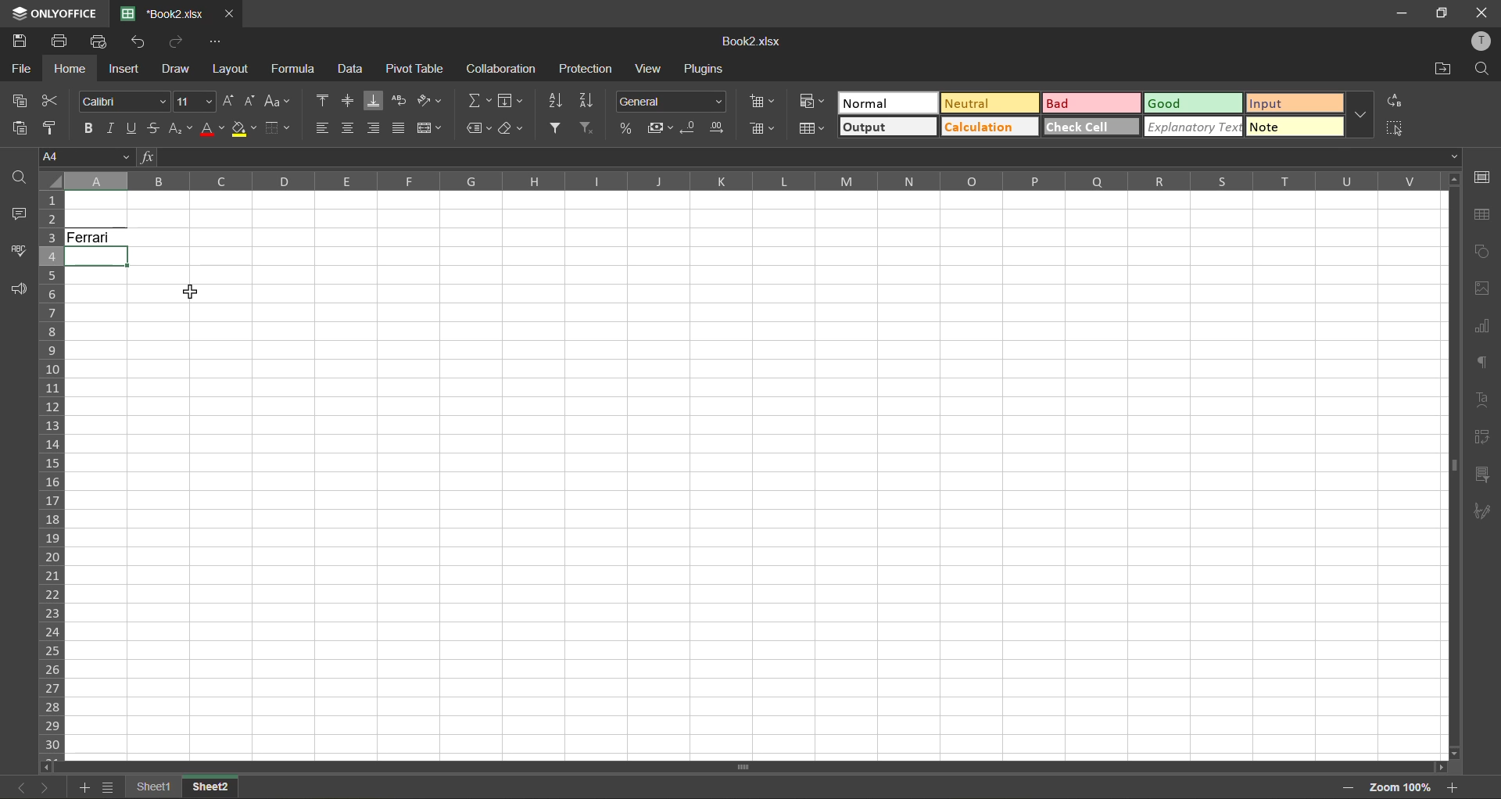 This screenshot has height=799, width=1501. What do you see at coordinates (1481, 214) in the screenshot?
I see `table` at bounding box center [1481, 214].